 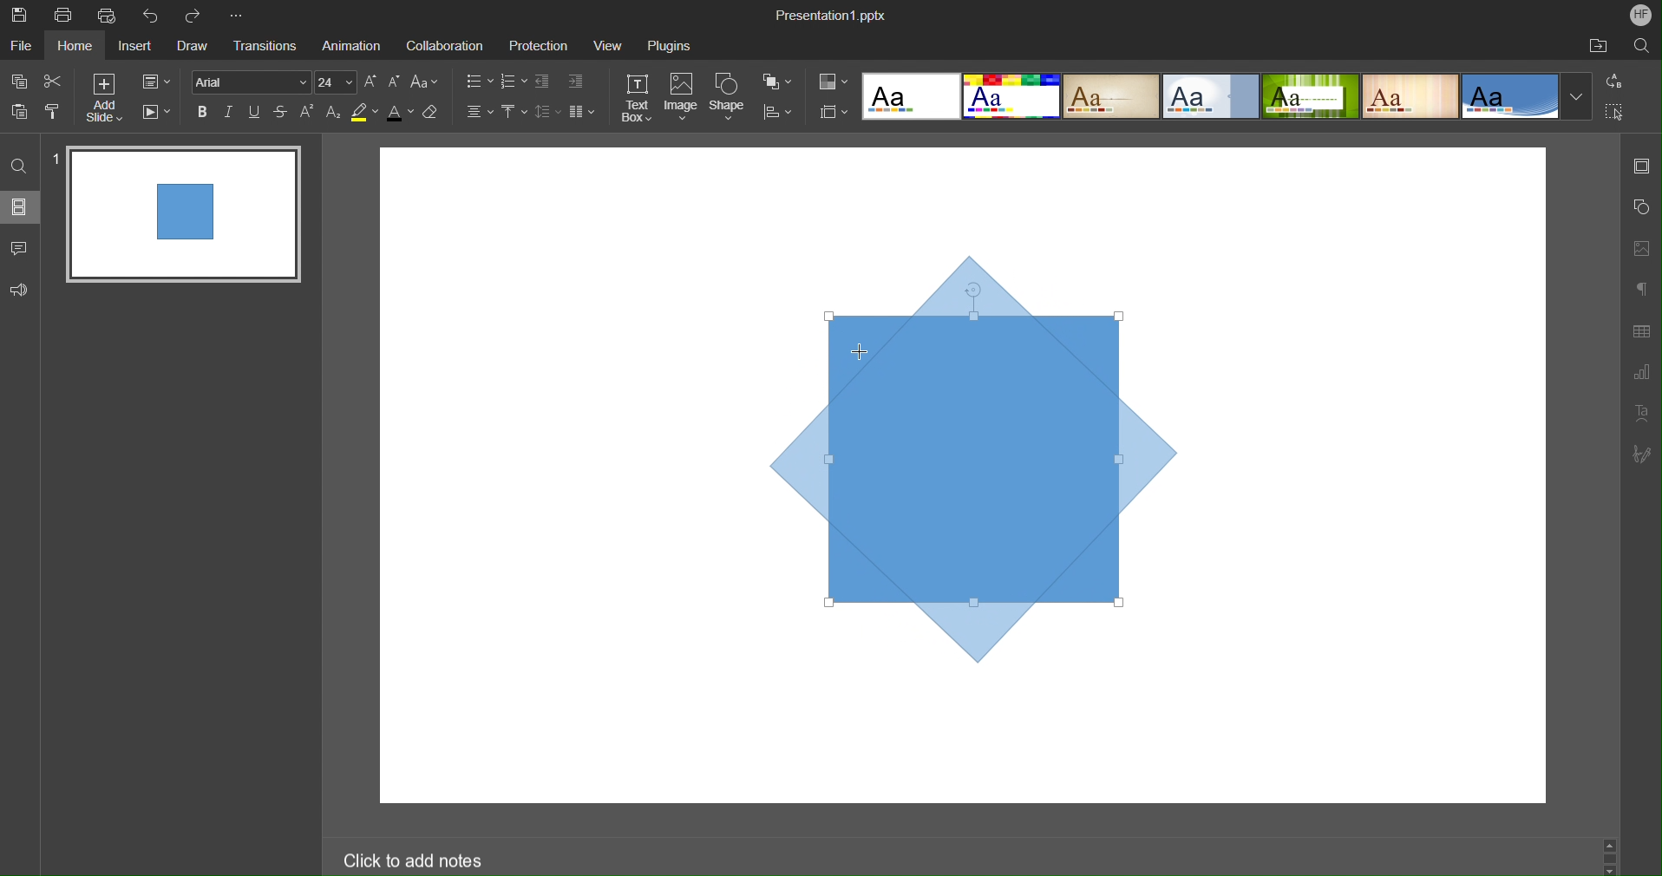 What do you see at coordinates (180, 215) in the screenshot?
I see `Slide 1` at bounding box center [180, 215].